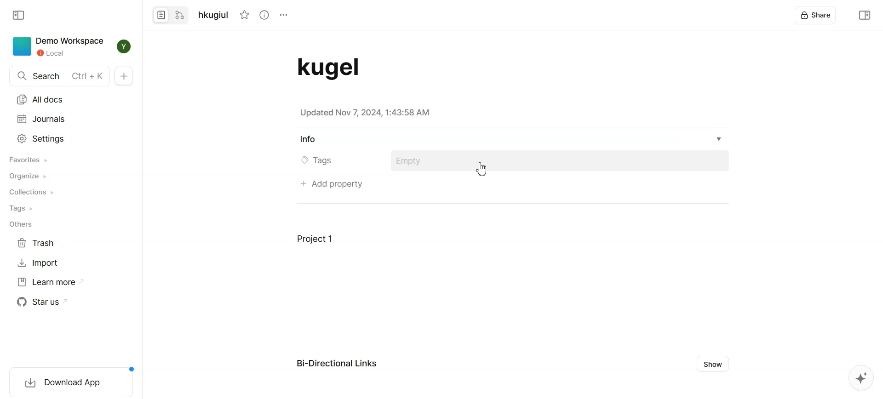 The height and width of the screenshot is (399, 883). Describe the element at coordinates (70, 383) in the screenshot. I see `download app` at that location.